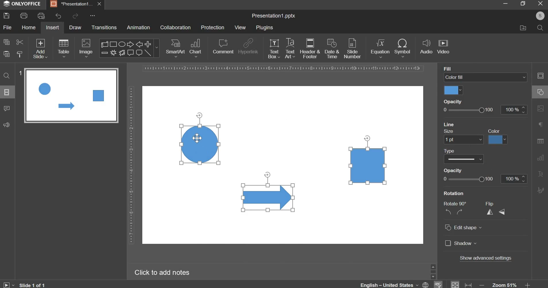 This screenshot has width=548, height=288. I want to click on symbol, so click(402, 48).